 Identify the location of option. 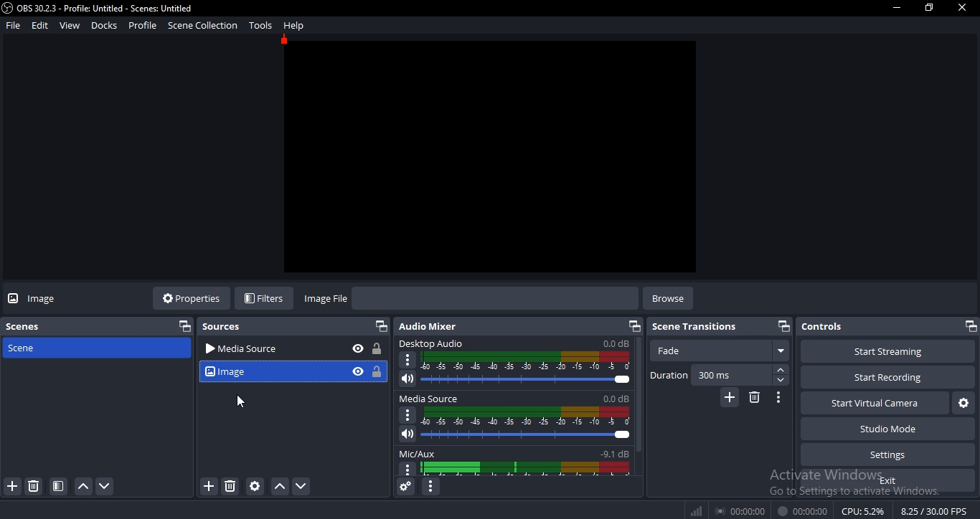
(408, 361).